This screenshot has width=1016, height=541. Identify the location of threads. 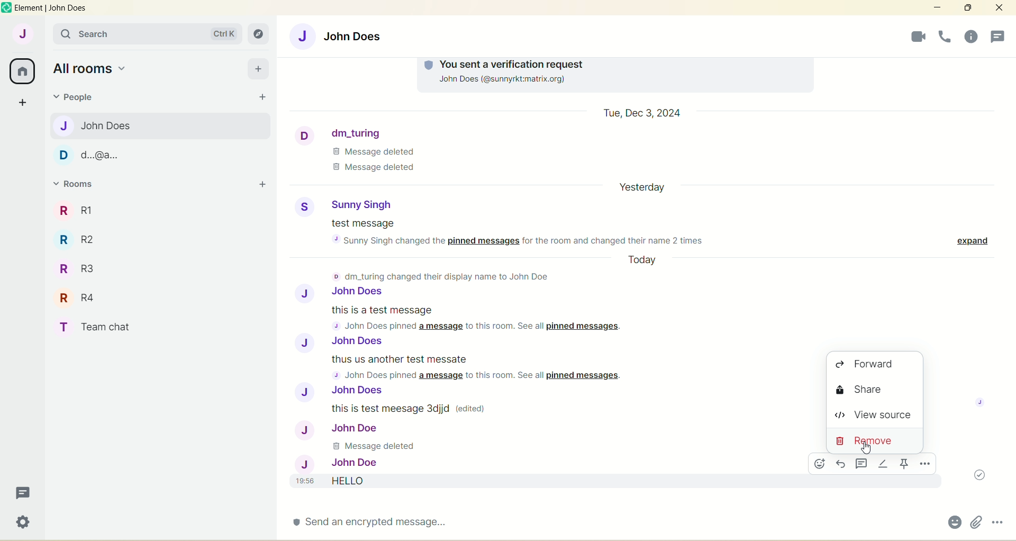
(21, 492).